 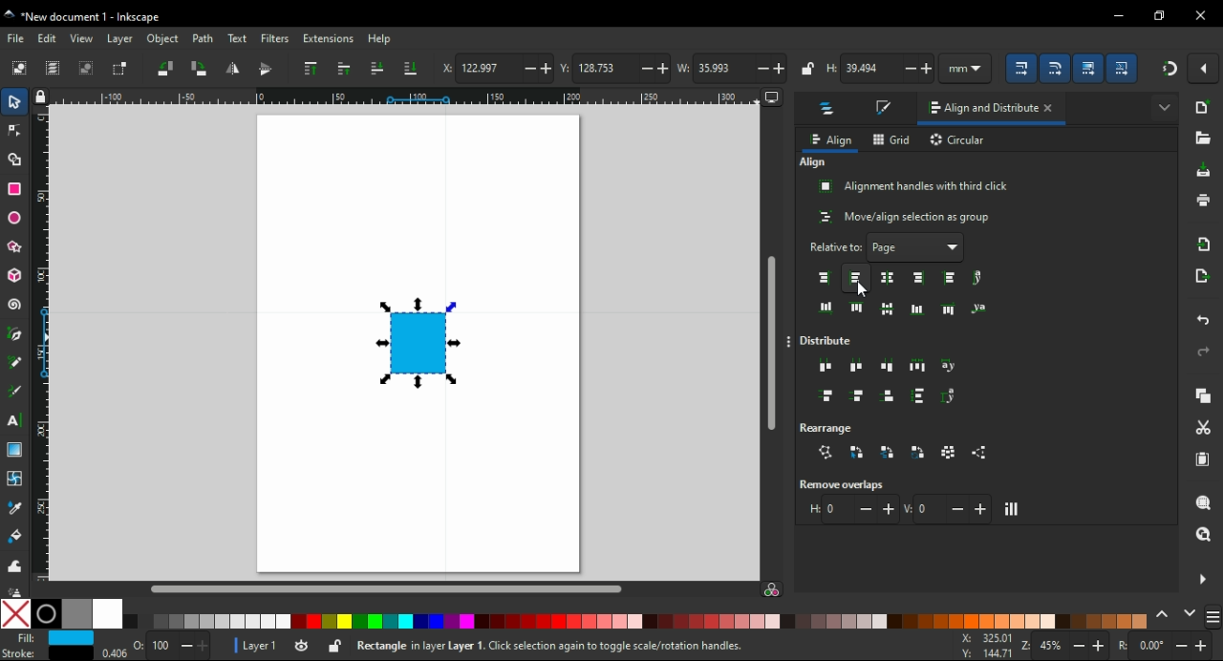 What do you see at coordinates (418, 340) in the screenshot?
I see `selected shape` at bounding box center [418, 340].